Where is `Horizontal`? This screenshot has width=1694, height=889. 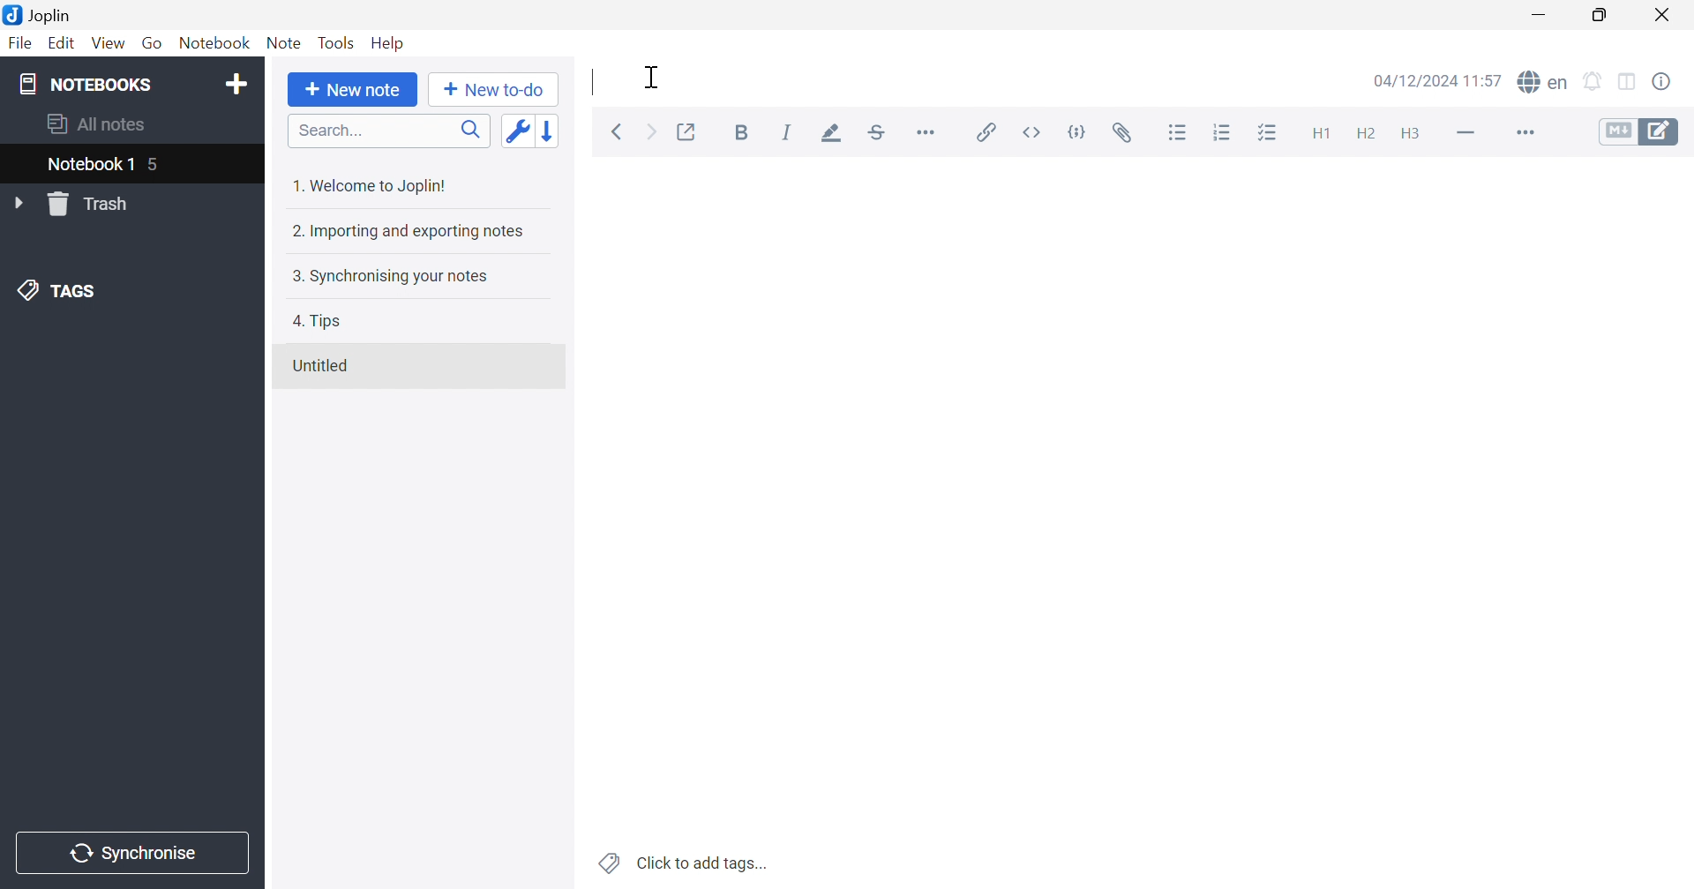 Horizontal is located at coordinates (929, 135).